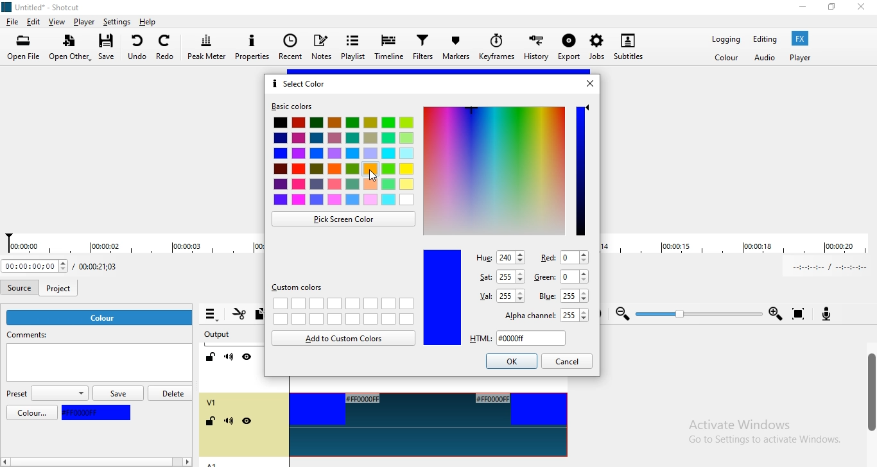 Image resolution: width=877 pixels, height=467 pixels. Describe the element at coordinates (85, 22) in the screenshot. I see `Player` at that location.